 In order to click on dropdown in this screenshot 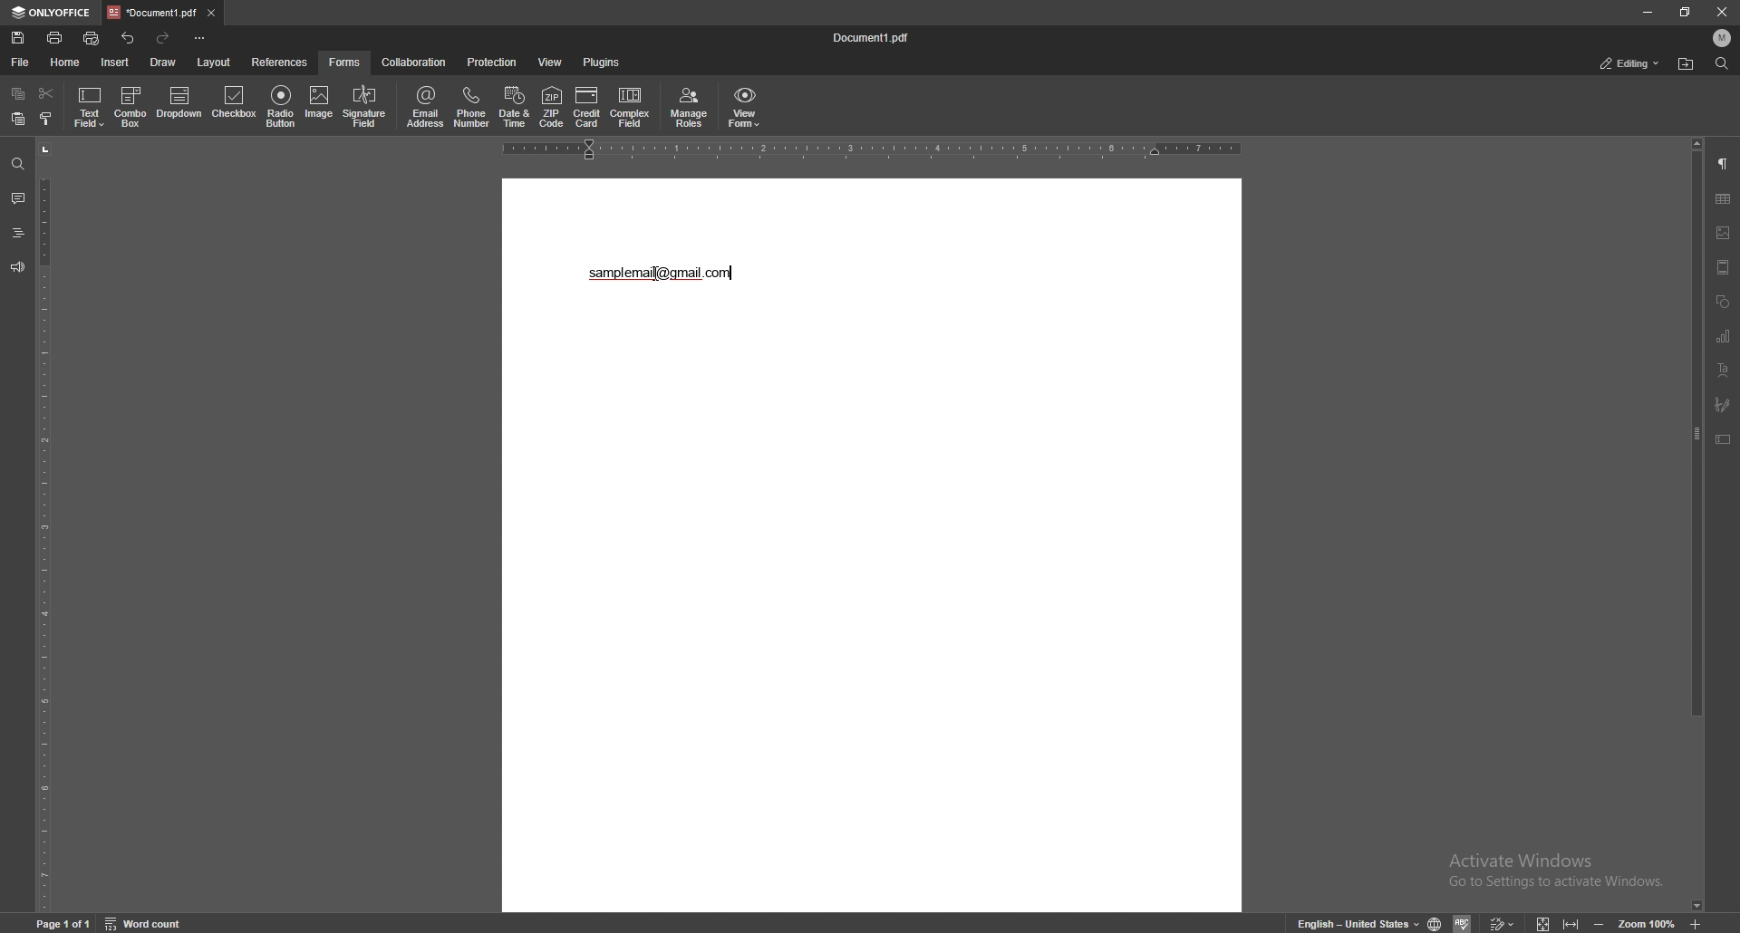, I will do `click(179, 104)`.